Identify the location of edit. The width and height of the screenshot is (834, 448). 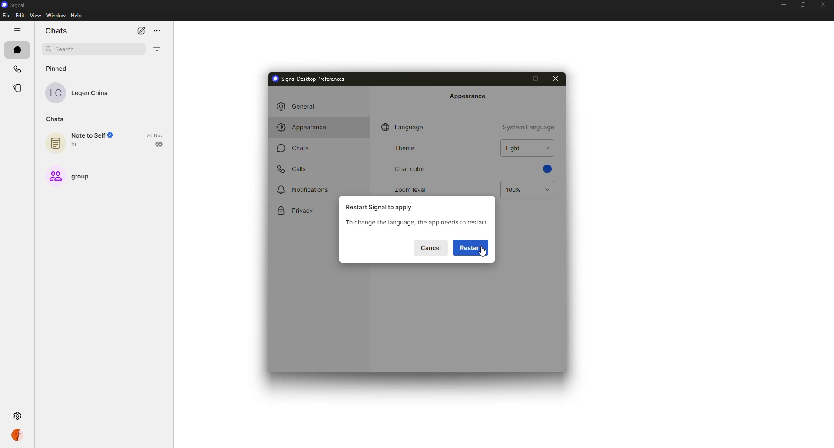
(20, 15).